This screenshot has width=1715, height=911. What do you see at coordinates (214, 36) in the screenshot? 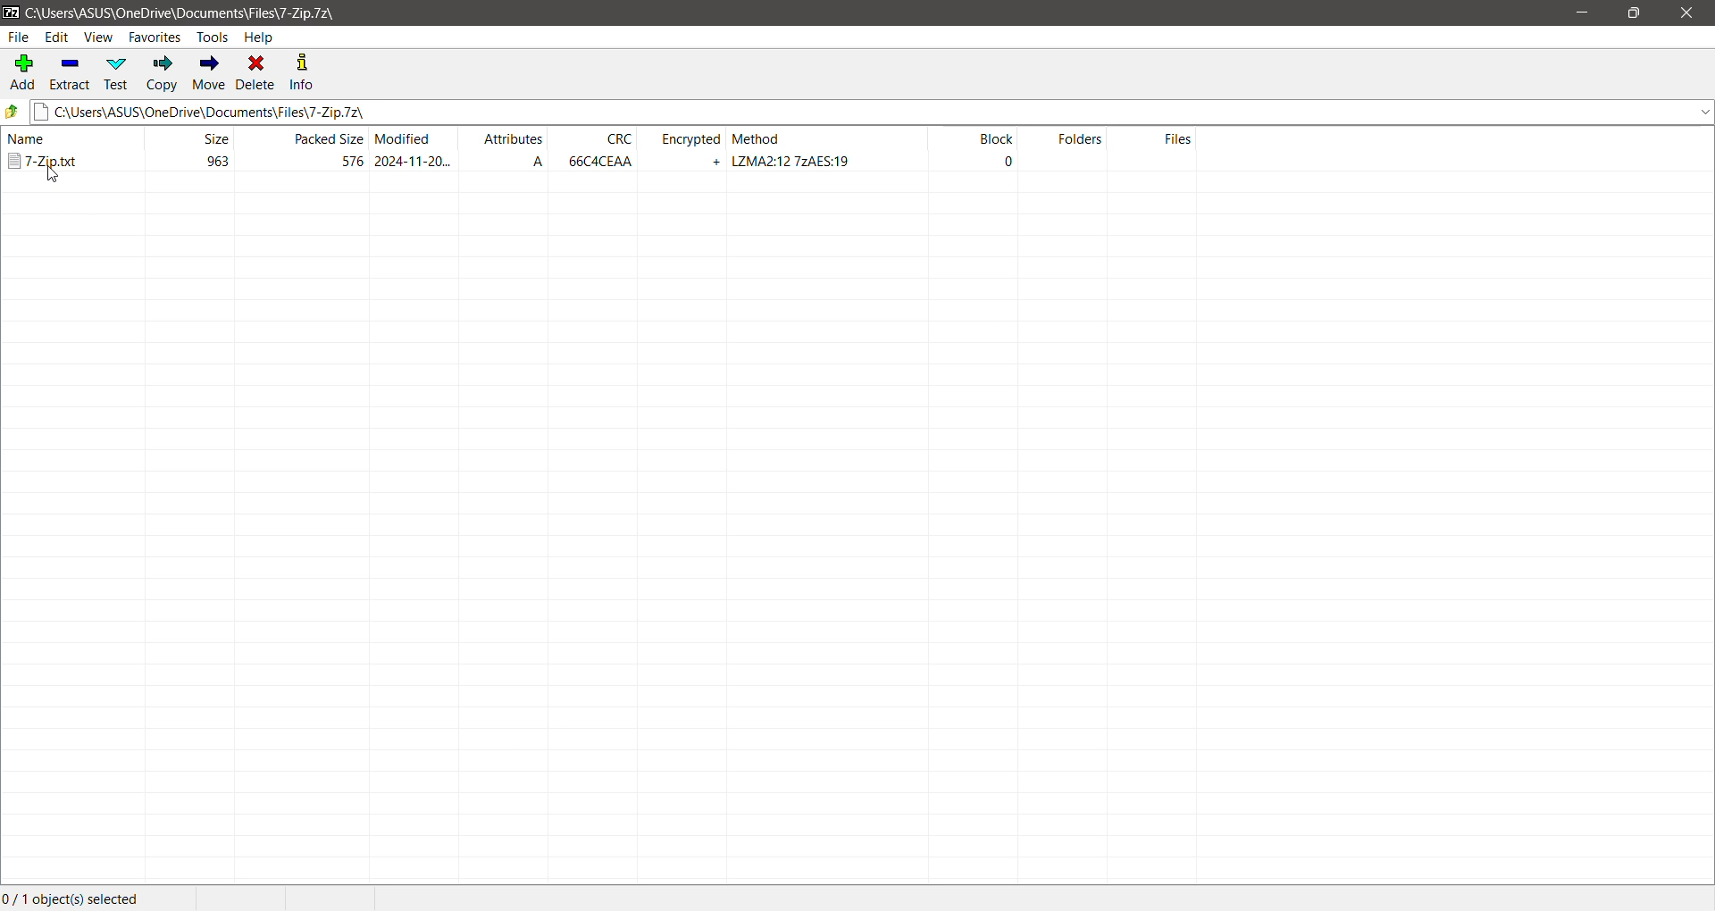
I see `Tools` at bounding box center [214, 36].